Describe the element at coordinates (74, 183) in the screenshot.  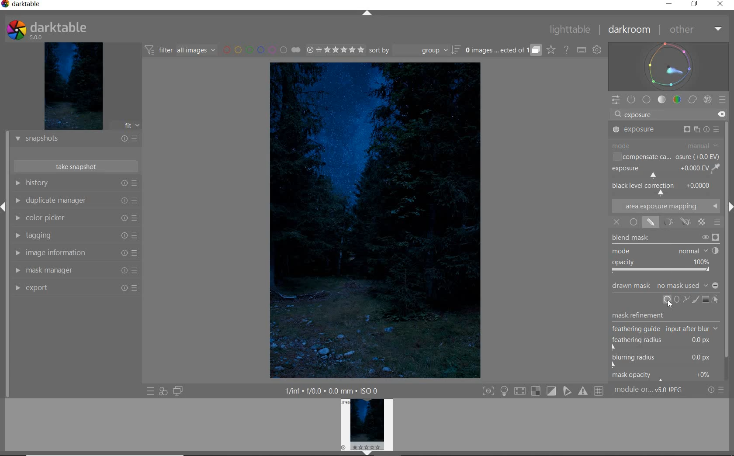
I see `HISTORY` at that location.